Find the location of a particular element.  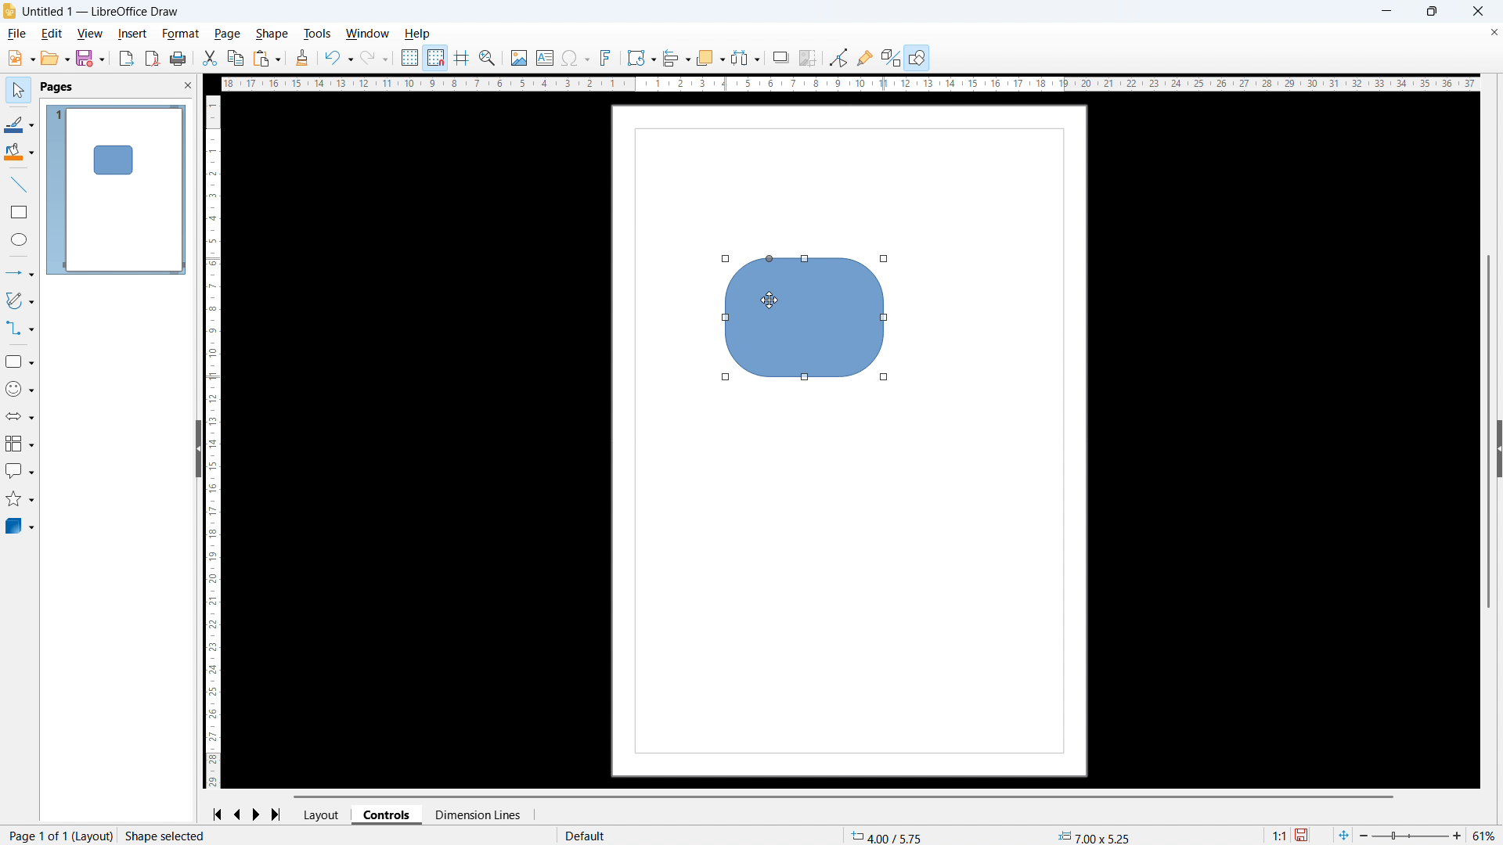

Clone formatting  is located at coordinates (303, 59).